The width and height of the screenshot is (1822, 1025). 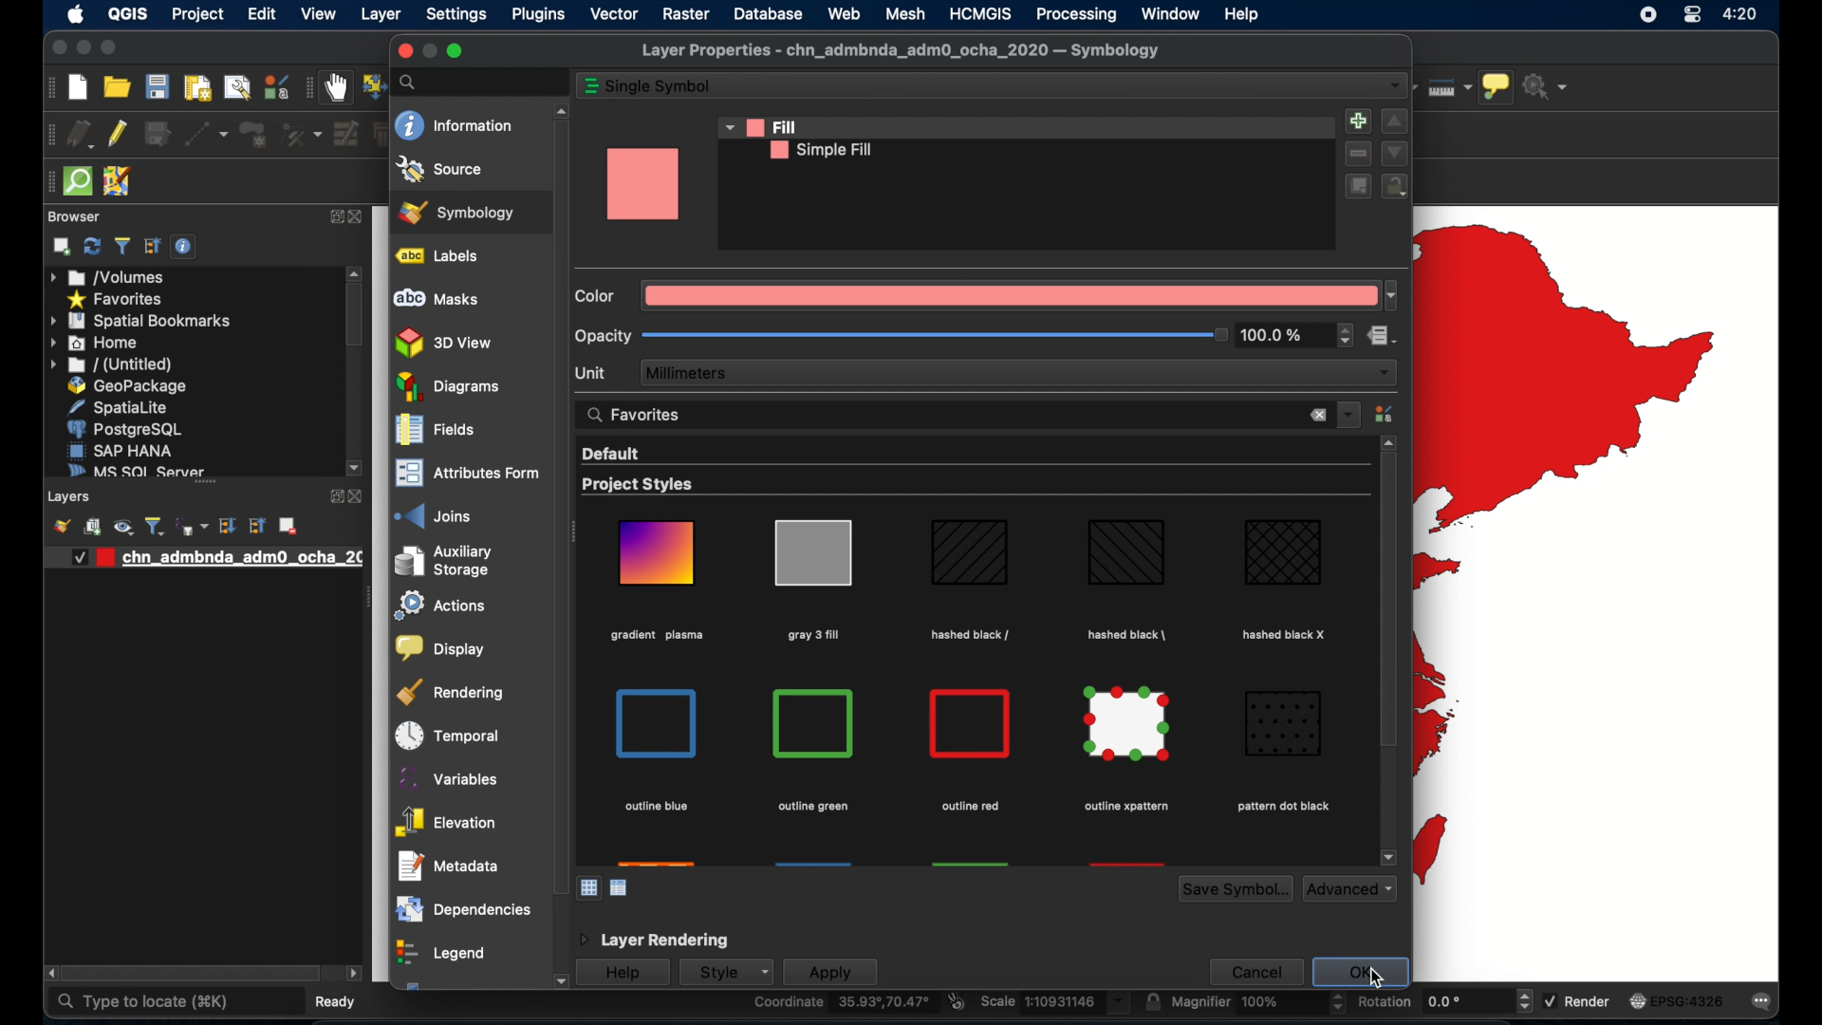 I want to click on screen recorder icon, so click(x=1647, y=14).